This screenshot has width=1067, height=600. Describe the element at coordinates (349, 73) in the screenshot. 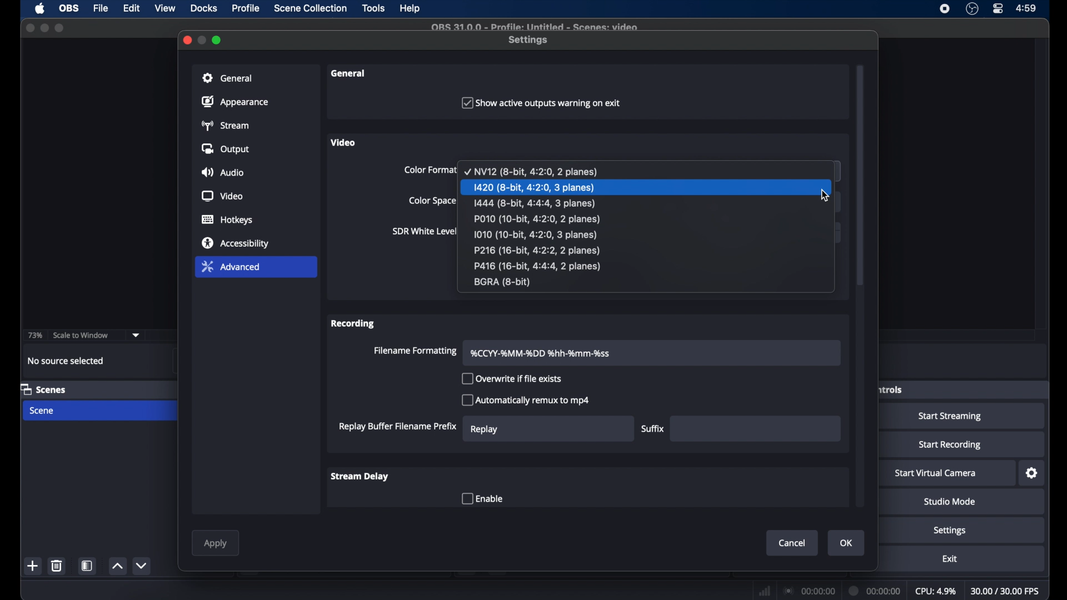

I see `general` at that location.